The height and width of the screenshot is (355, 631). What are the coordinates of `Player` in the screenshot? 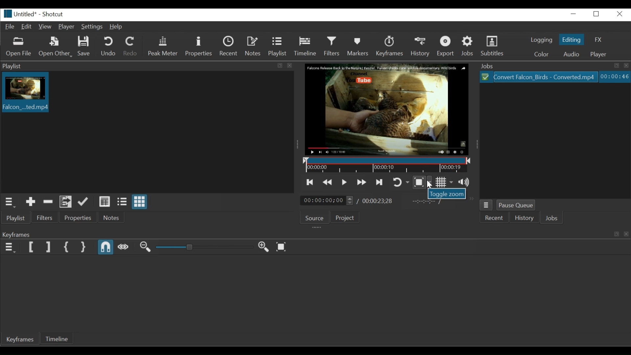 It's located at (66, 27).